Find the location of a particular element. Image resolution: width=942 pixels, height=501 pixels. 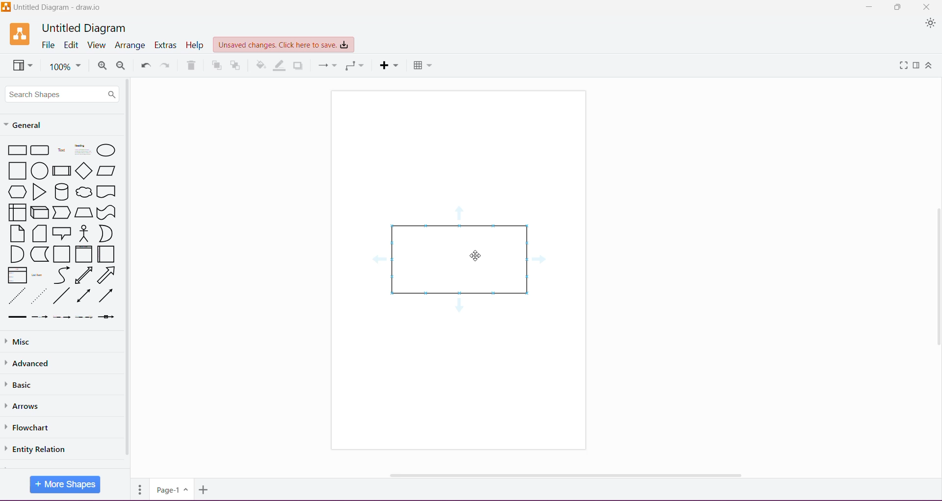

Close is located at coordinates (926, 7).